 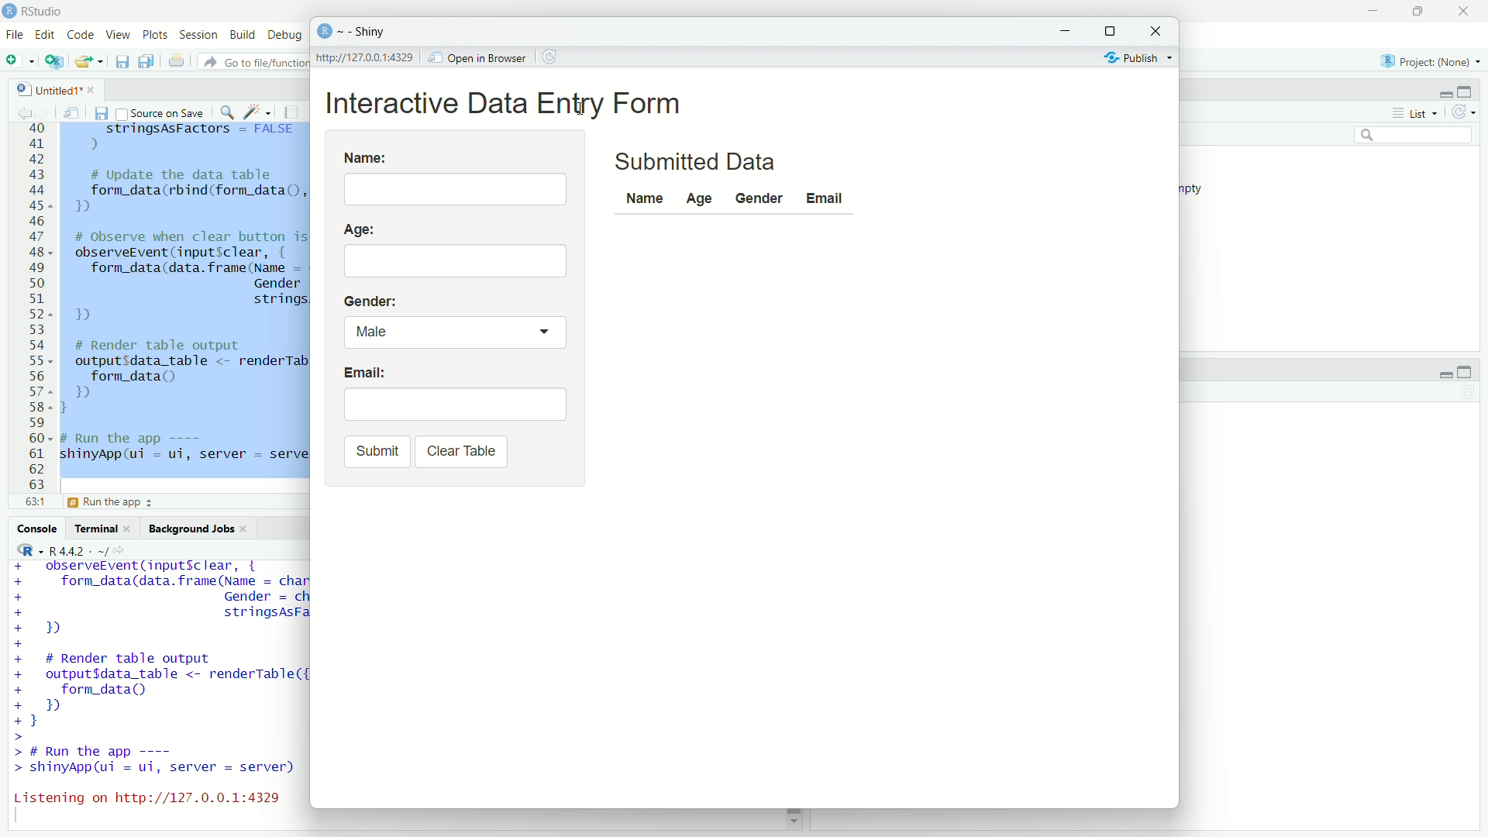 I want to click on Open an existing file, so click(x=90, y=62).